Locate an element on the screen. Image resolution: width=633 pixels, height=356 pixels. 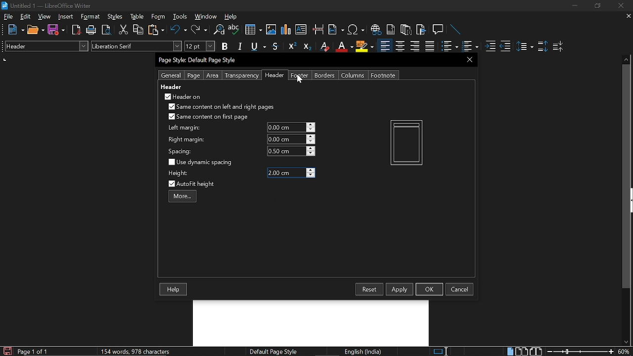
Insert page break is located at coordinates (317, 30).